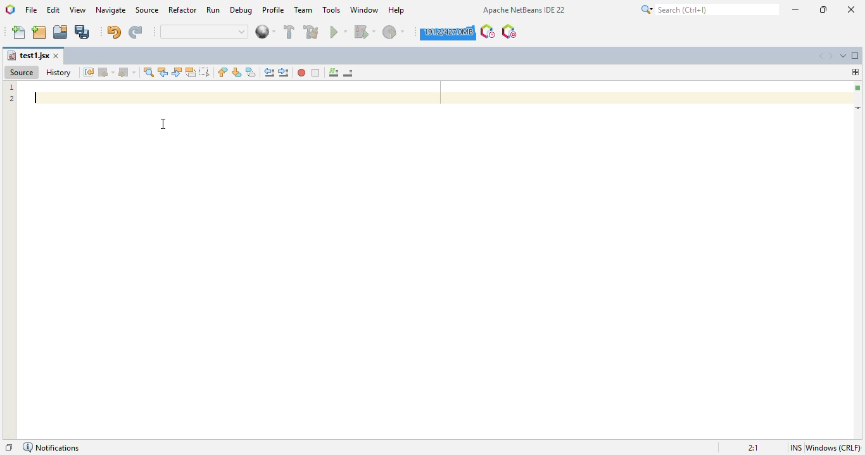 The width and height of the screenshot is (865, 455). Describe the element at coordinates (395, 32) in the screenshot. I see `profile project` at that location.